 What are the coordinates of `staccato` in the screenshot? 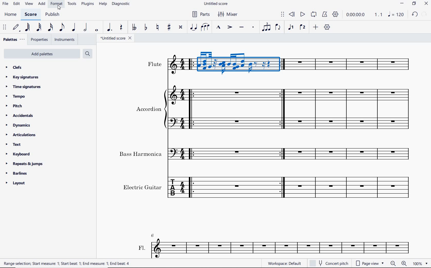 It's located at (253, 28).